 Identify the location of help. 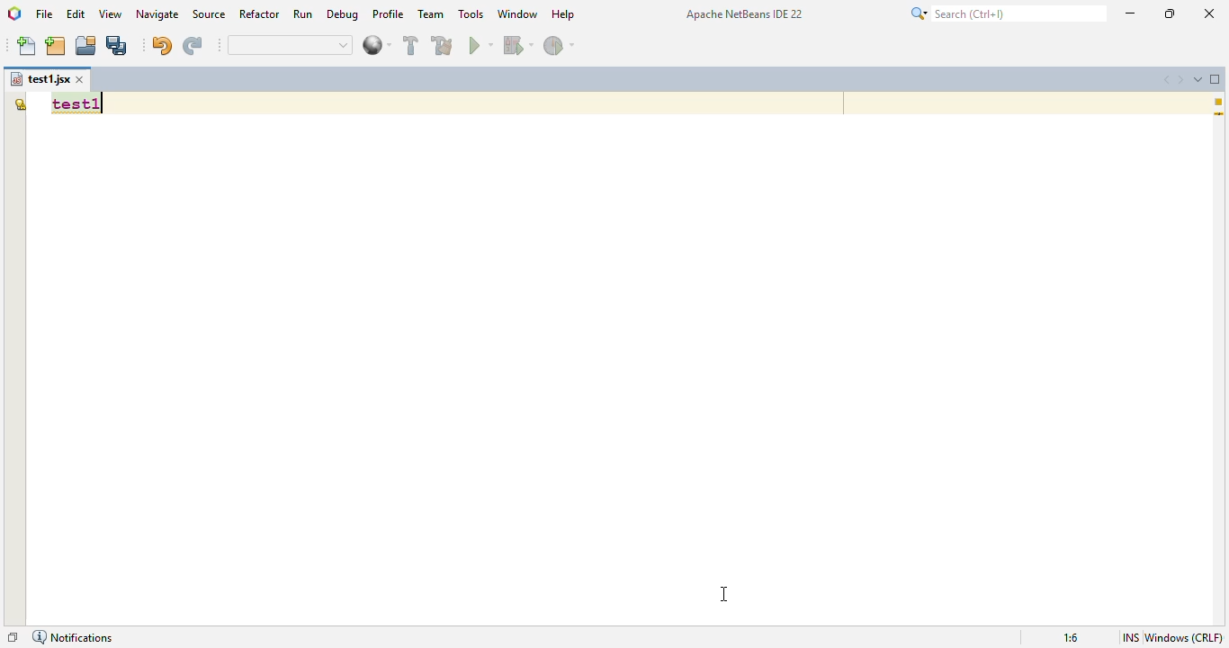
(563, 14).